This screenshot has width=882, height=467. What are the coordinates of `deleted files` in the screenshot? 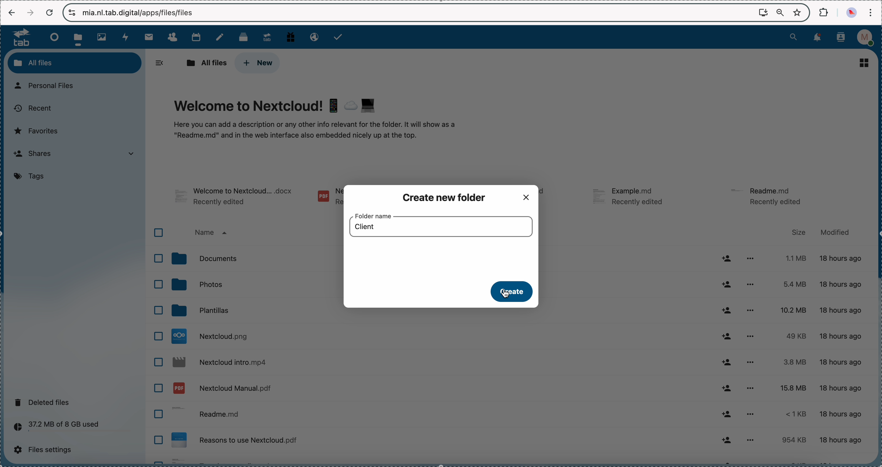 It's located at (44, 402).